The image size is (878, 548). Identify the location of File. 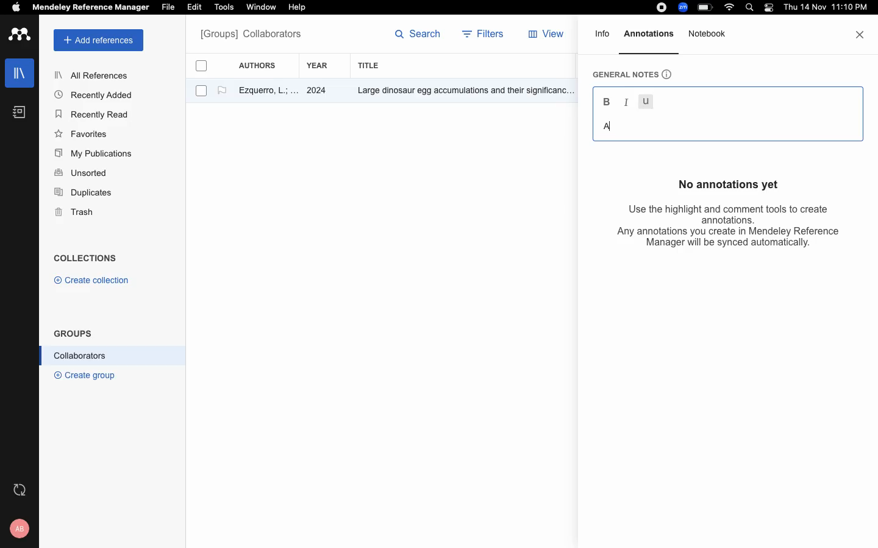
(168, 6).